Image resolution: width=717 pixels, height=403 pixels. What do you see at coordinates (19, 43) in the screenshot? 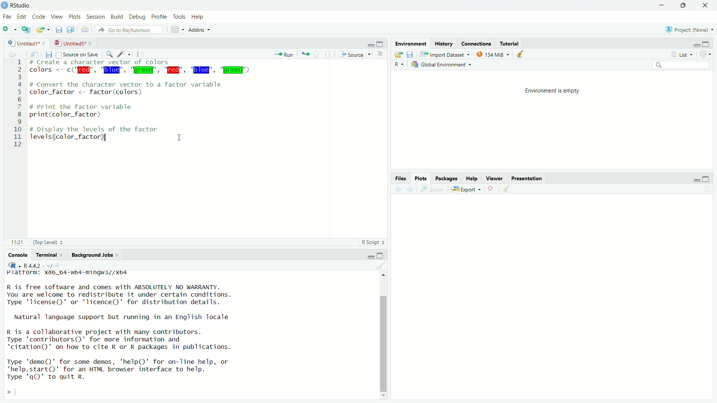
I see `untitled1` at bounding box center [19, 43].